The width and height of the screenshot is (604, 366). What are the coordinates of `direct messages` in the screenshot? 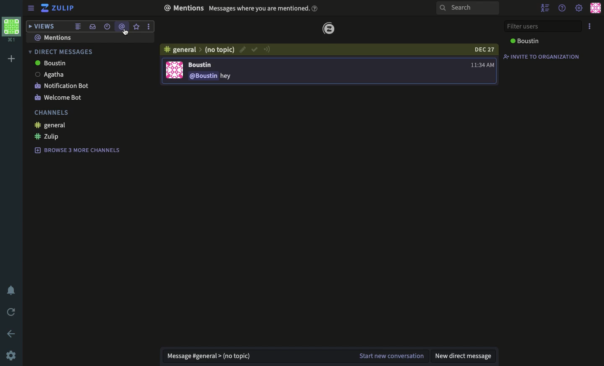 It's located at (61, 52).